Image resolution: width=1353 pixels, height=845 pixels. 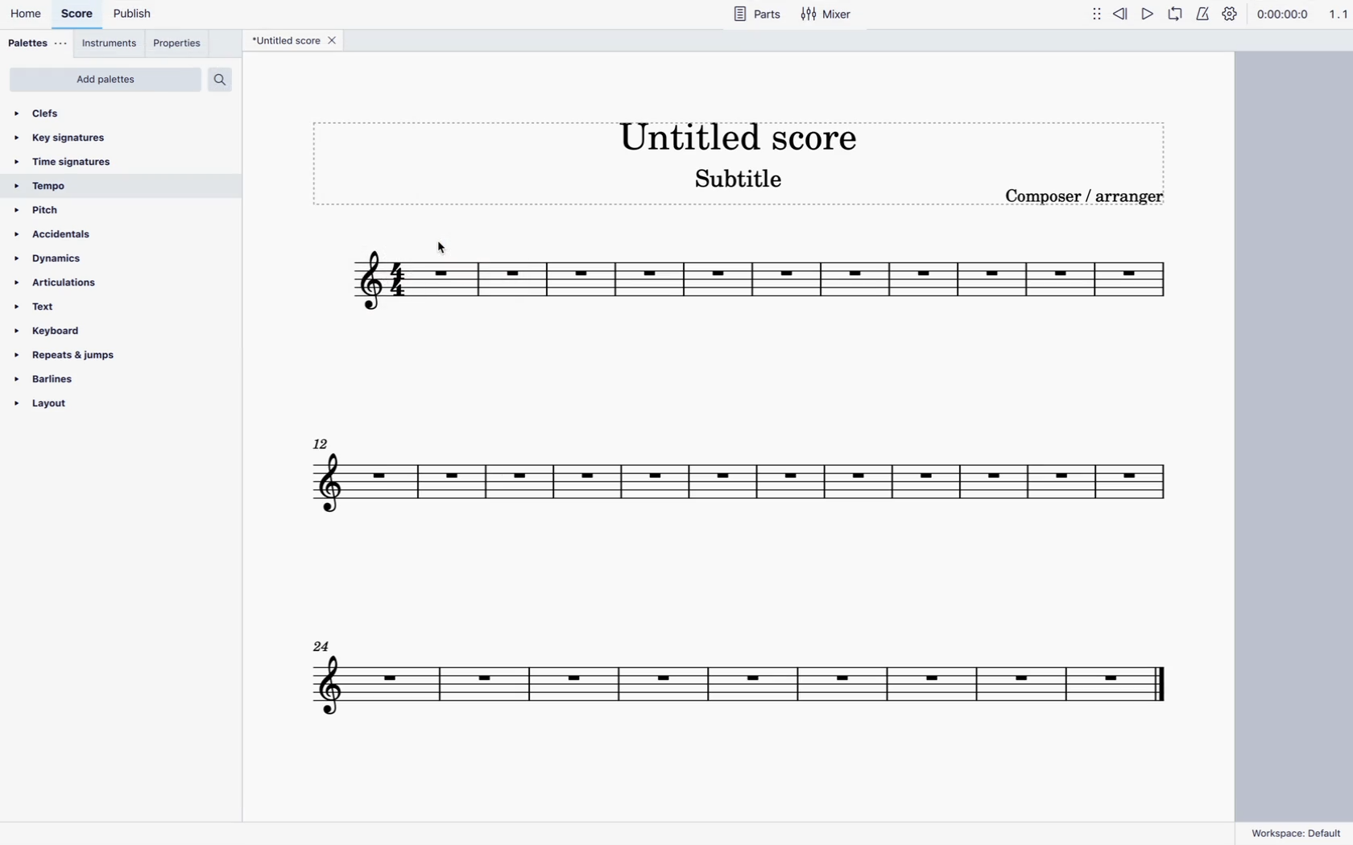 I want to click on tempo, so click(x=48, y=187).